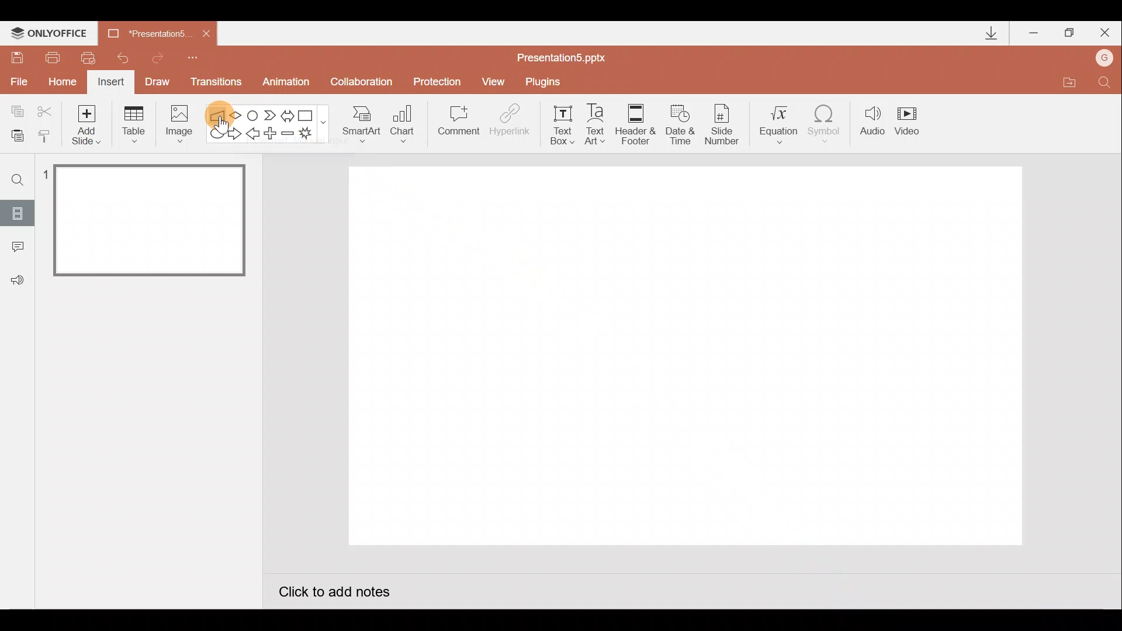 This screenshot has height=631, width=1122. Describe the element at coordinates (288, 84) in the screenshot. I see `Animation` at that location.